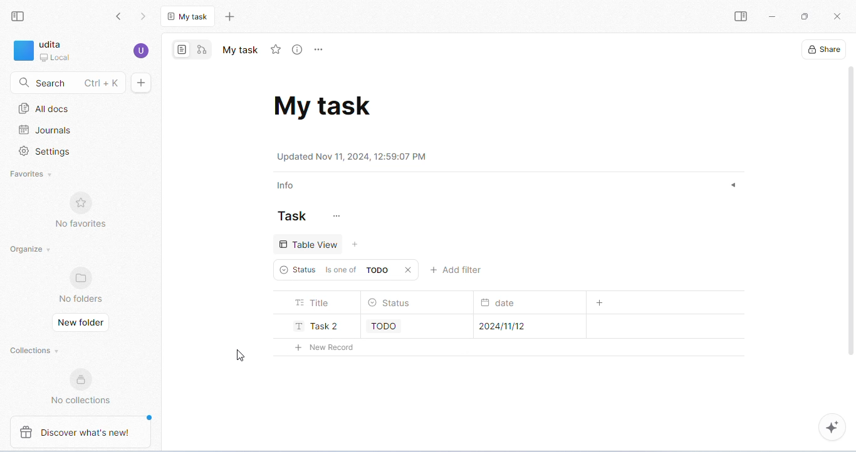  Describe the element at coordinates (119, 17) in the screenshot. I see `go back` at that location.